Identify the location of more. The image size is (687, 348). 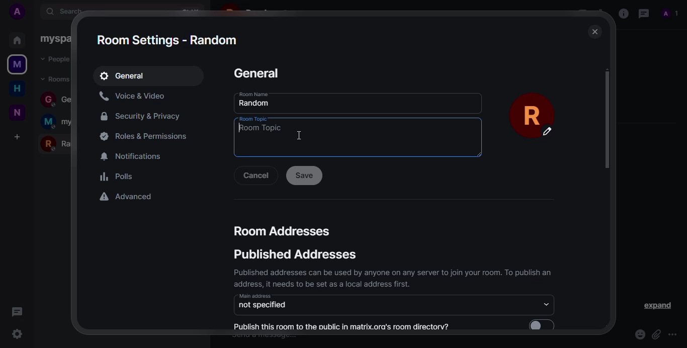
(672, 335).